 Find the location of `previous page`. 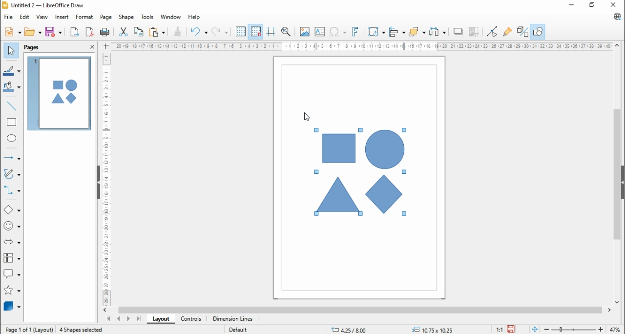

previous page is located at coordinates (119, 318).